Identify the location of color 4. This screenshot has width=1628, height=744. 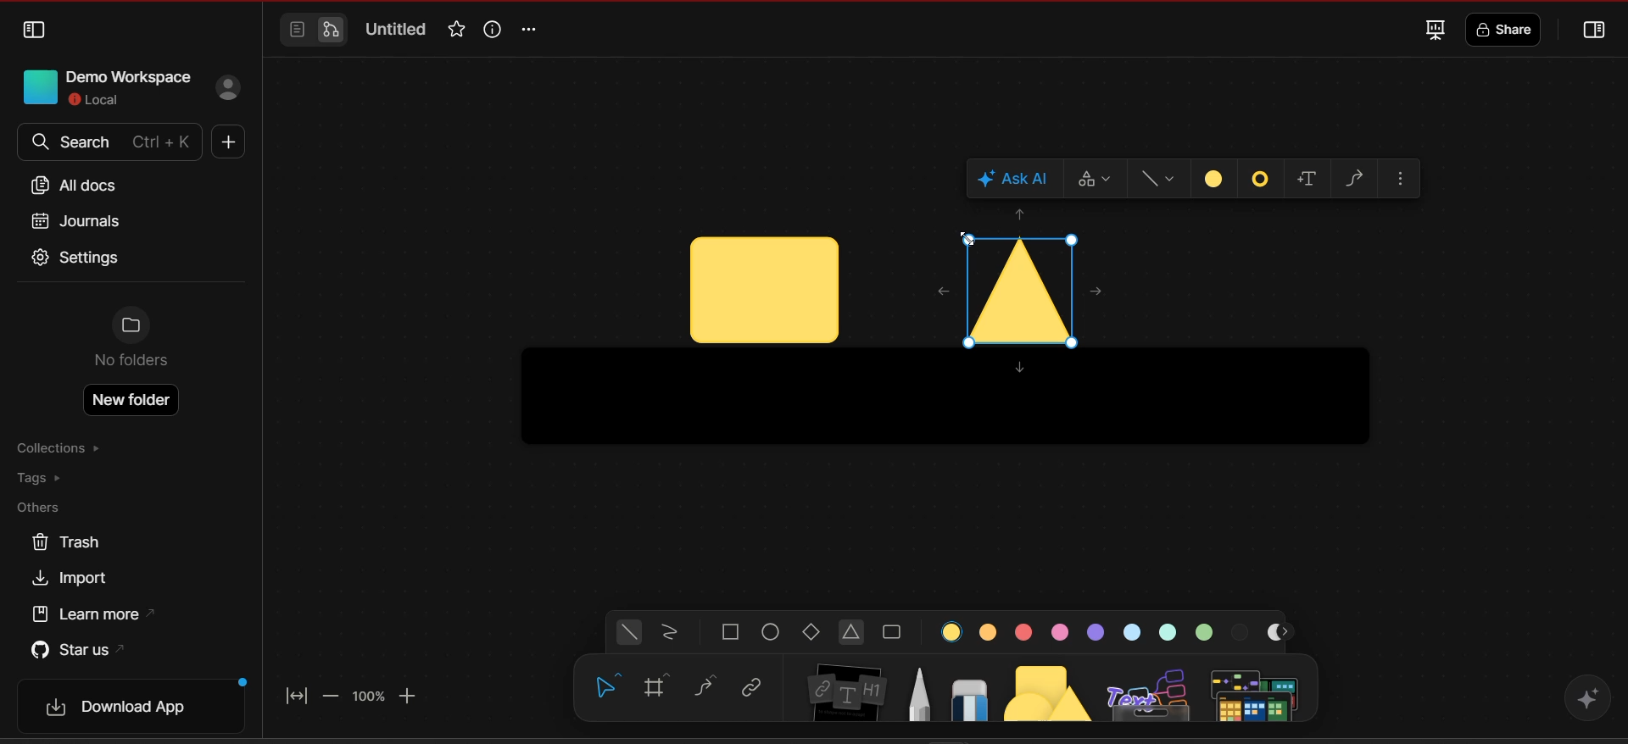
(1059, 632).